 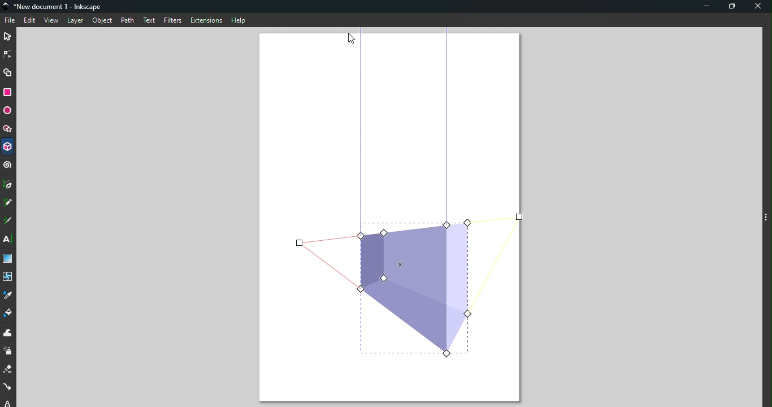 I want to click on Node tool, so click(x=8, y=55).